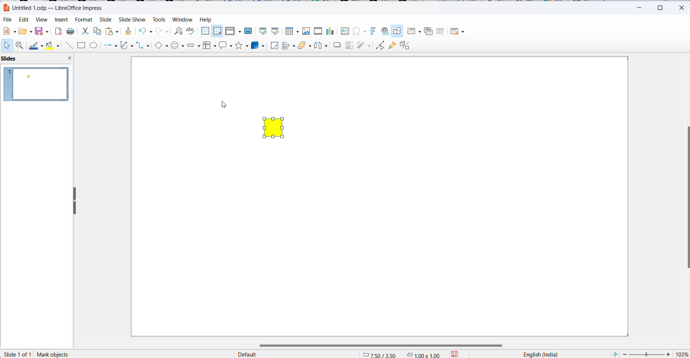  I want to click on Format, so click(83, 20).